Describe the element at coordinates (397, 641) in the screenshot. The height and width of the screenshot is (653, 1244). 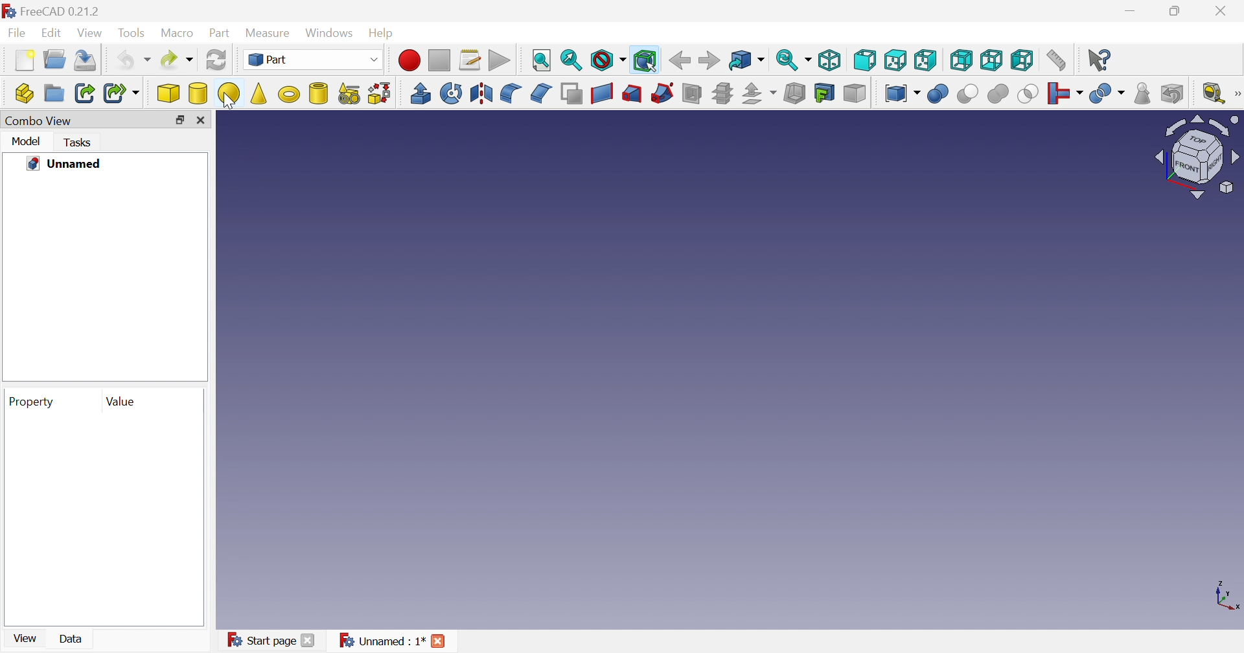
I see `Unnamed ` at that location.